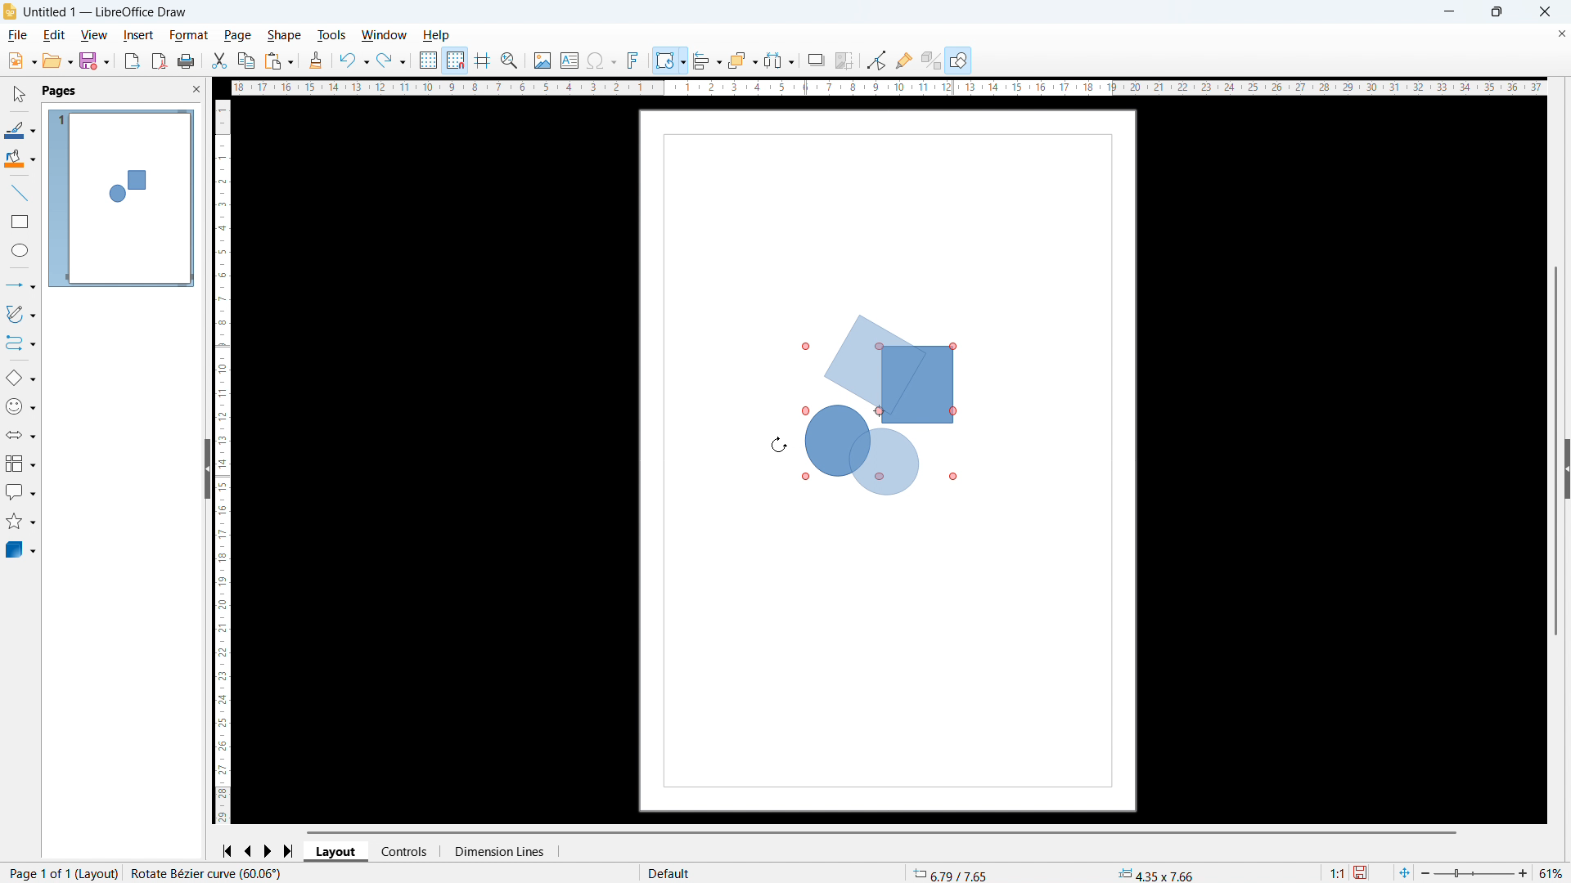  Describe the element at coordinates (270, 851) in the screenshot. I see `Next page ` at that location.